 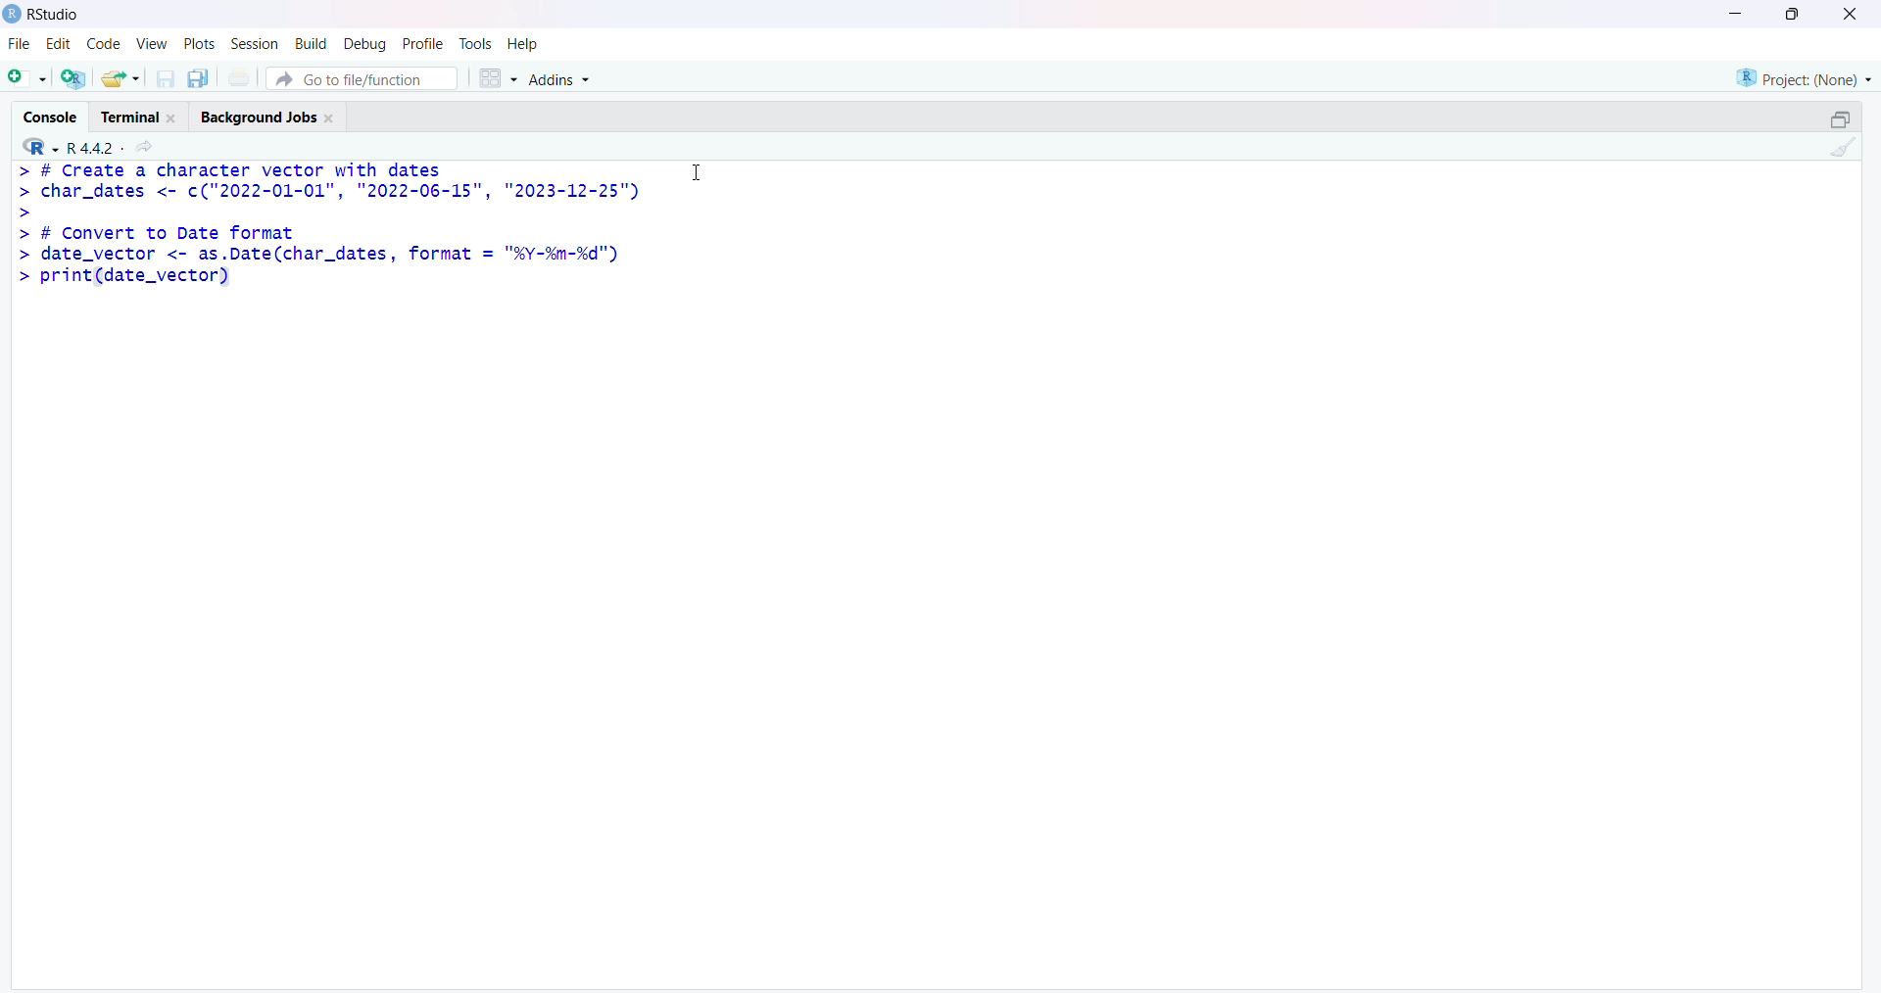 What do you see at coordinates (33, 146) in the screenshot?
I see `R` at bounding box center [33, 146].